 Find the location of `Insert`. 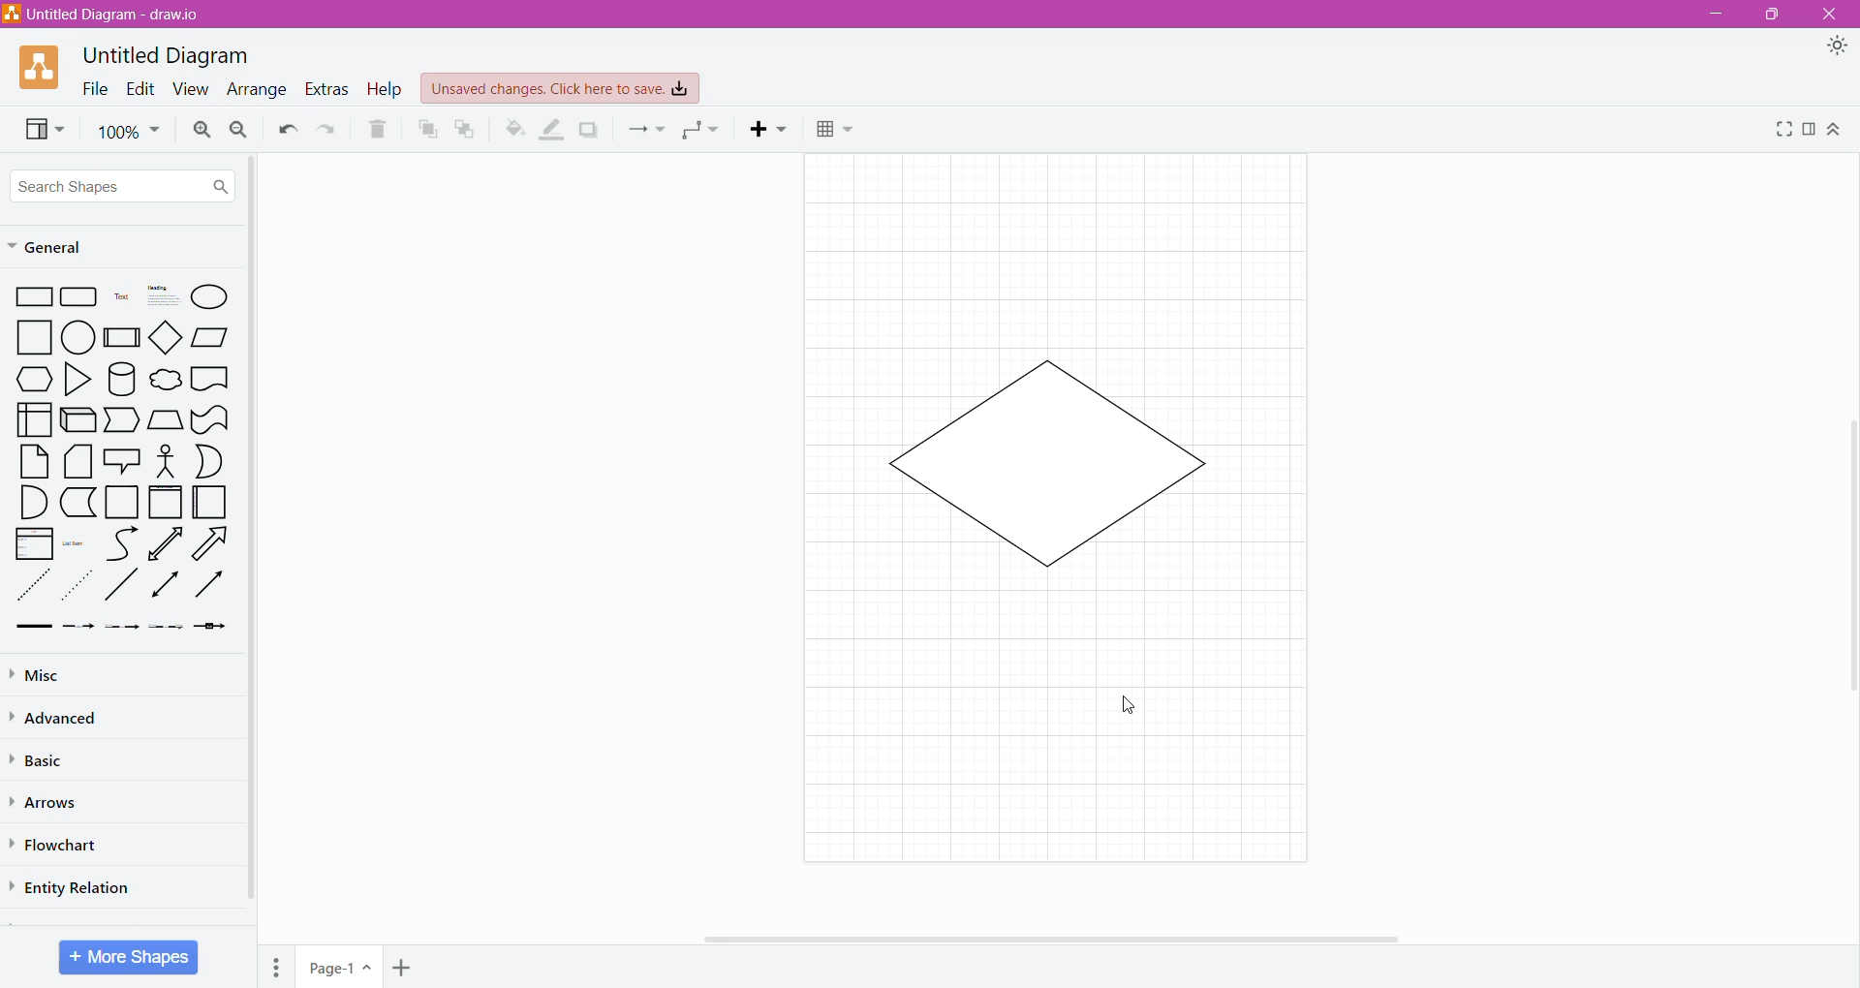

Insert is located at coordinates (766, 129).